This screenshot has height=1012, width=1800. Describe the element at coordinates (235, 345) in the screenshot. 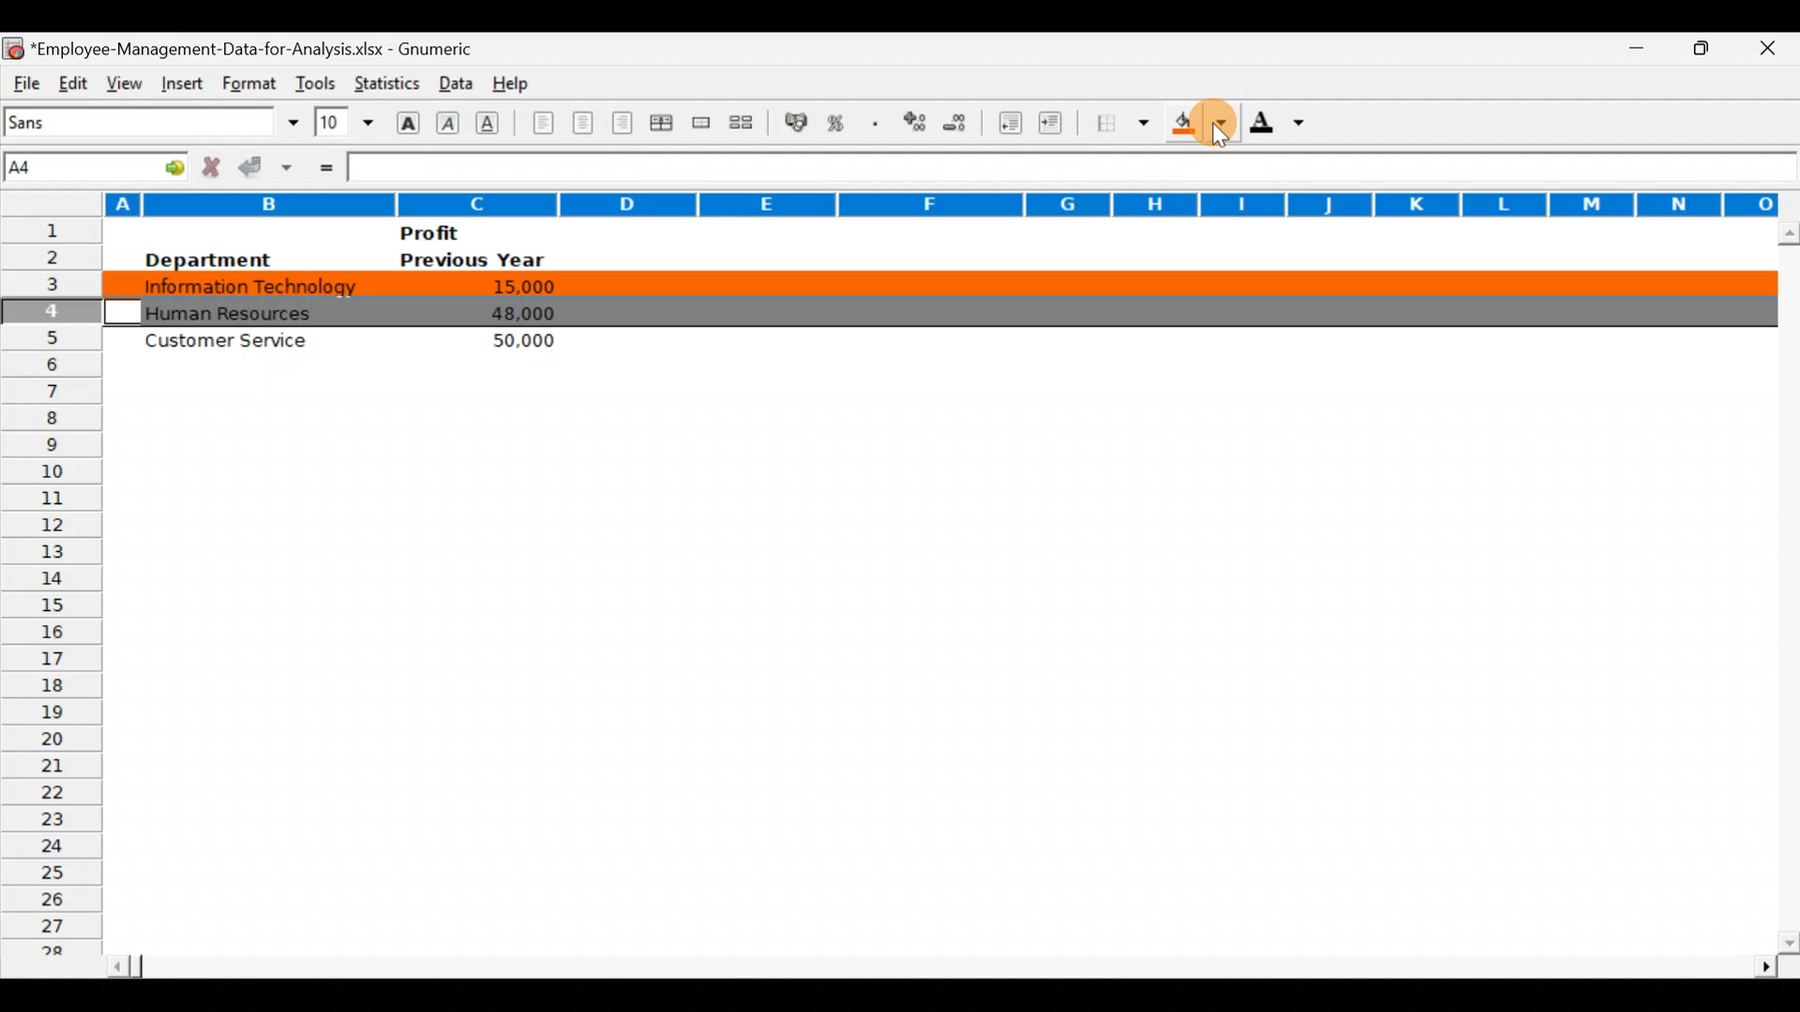

I see `Customer service` at that location.